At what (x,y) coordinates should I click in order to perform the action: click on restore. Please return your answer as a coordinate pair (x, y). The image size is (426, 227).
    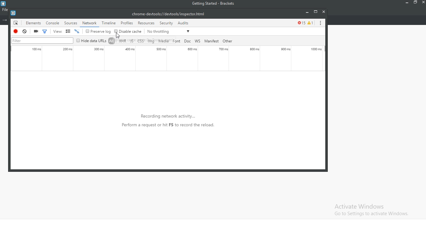
    Looking at the image, I should click on (315, 11).